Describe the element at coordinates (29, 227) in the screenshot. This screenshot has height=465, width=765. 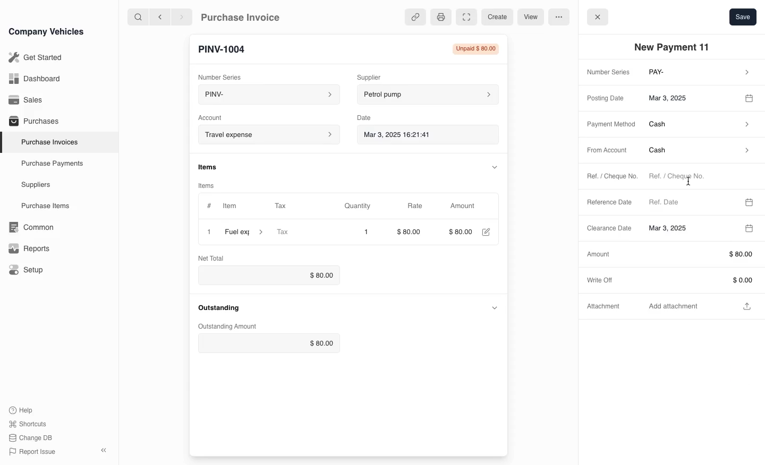
I see `Common` at that location.